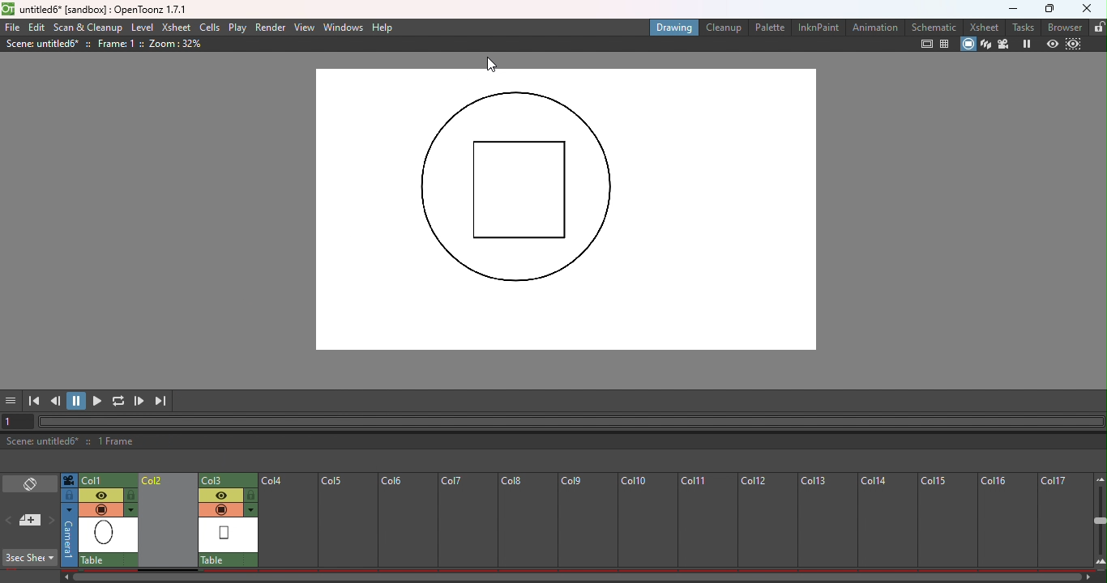 This screenshot has height=583, width=1107. What do you see at coordinates (1099, 478) in the screenshot?
I see `Zoom out` at bounding box center [1099, 478].